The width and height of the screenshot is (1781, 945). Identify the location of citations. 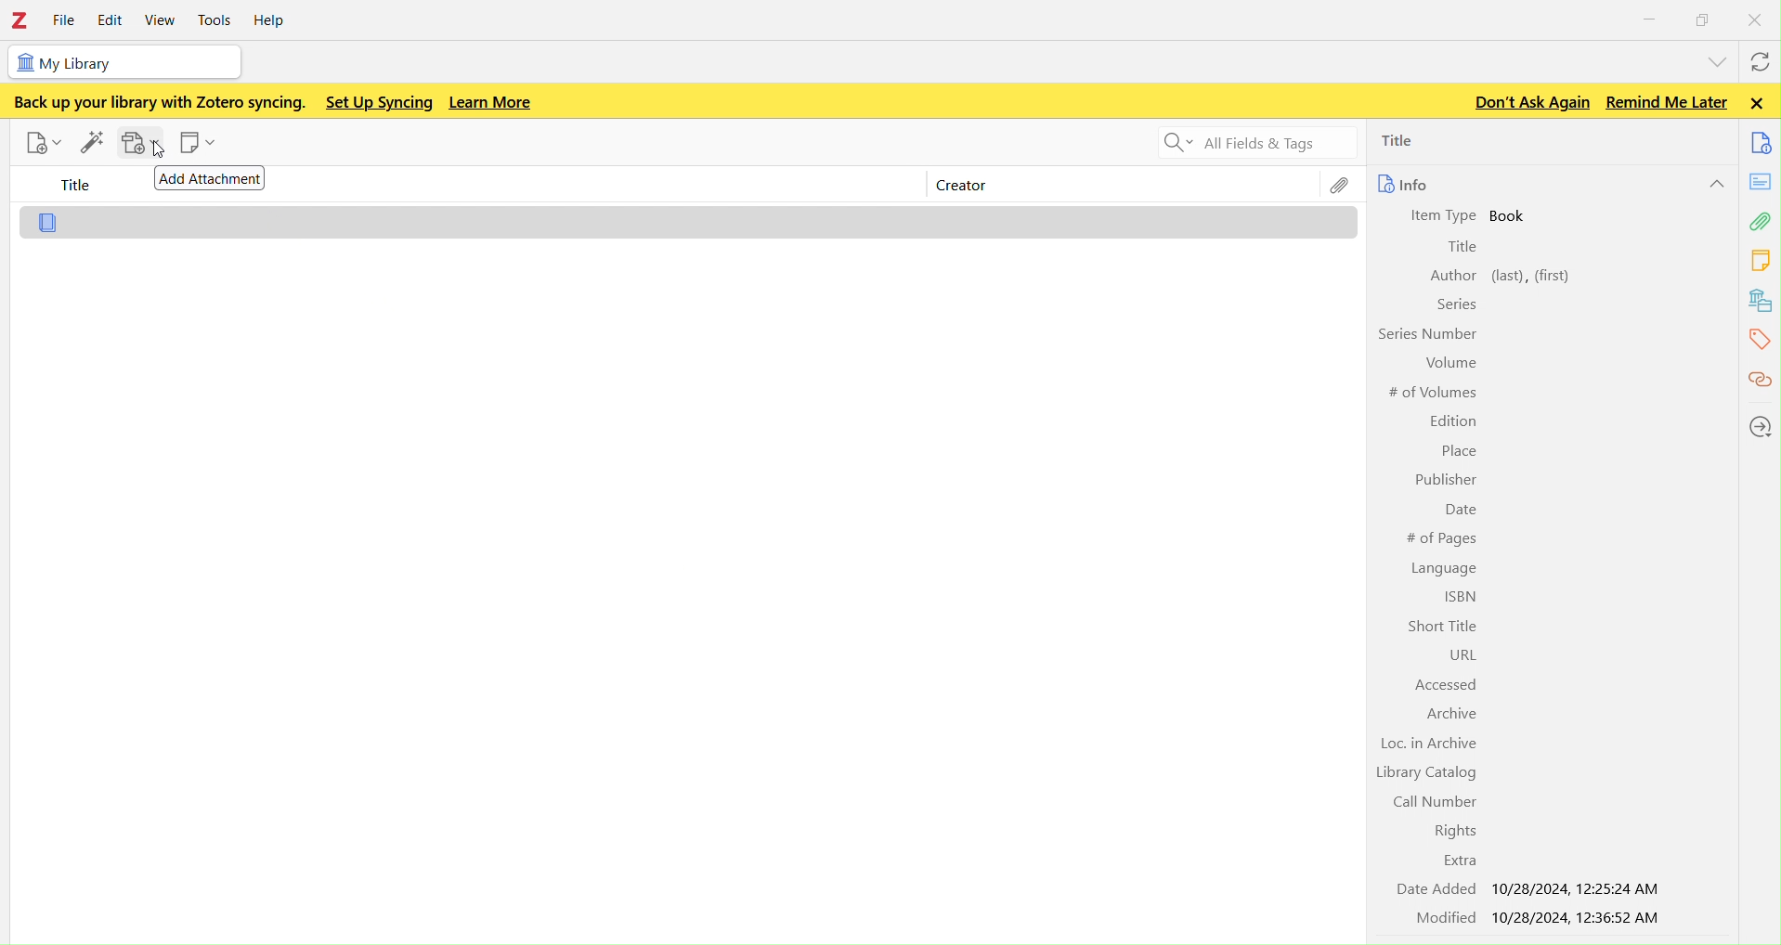
(1761, 381).